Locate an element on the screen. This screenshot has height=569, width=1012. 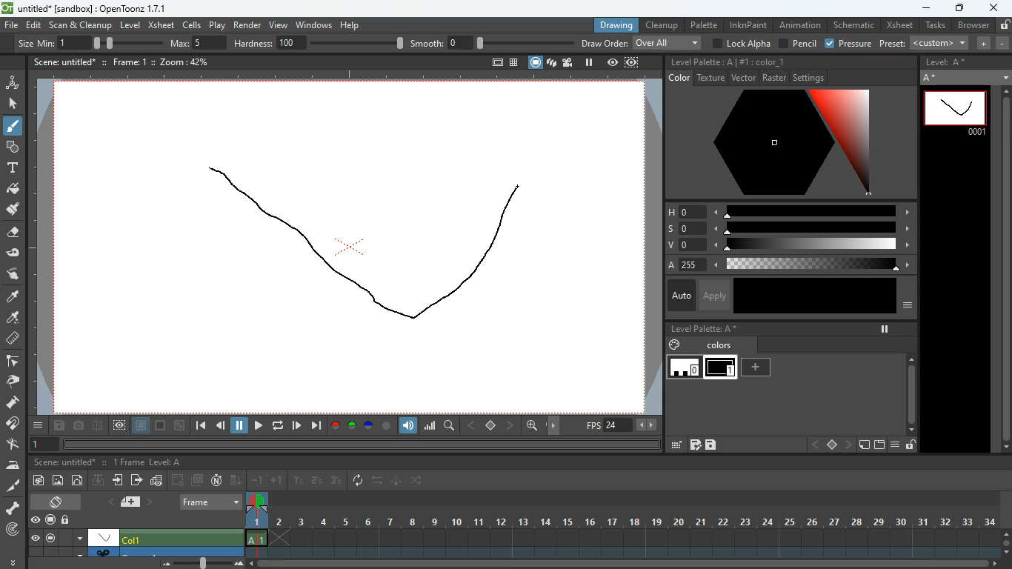
play is located at coordinates (258, 427).